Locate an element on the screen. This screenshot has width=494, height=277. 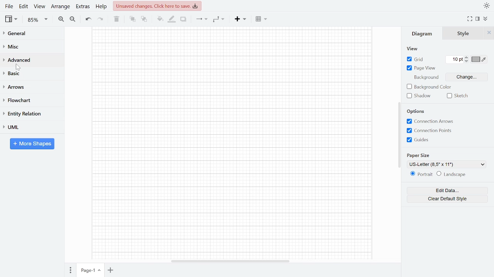
Basic is located at coordinates (31, 72).